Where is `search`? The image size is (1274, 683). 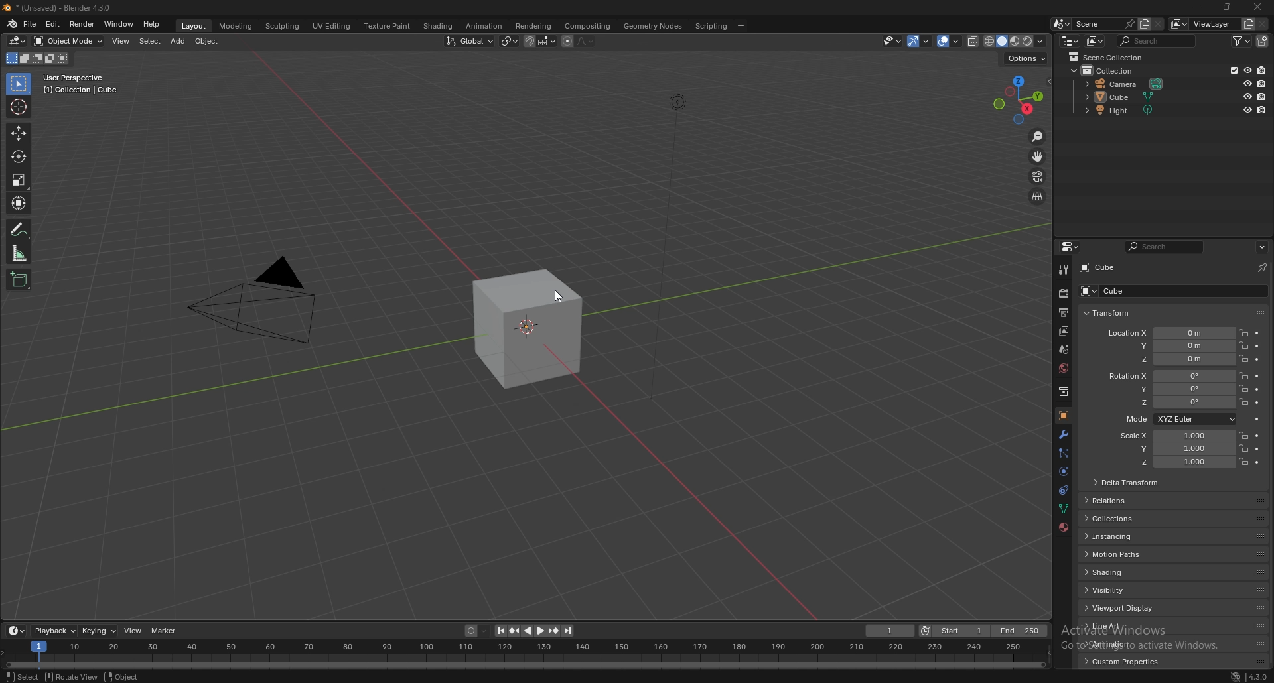
search is located at coordinates (1167, 247).